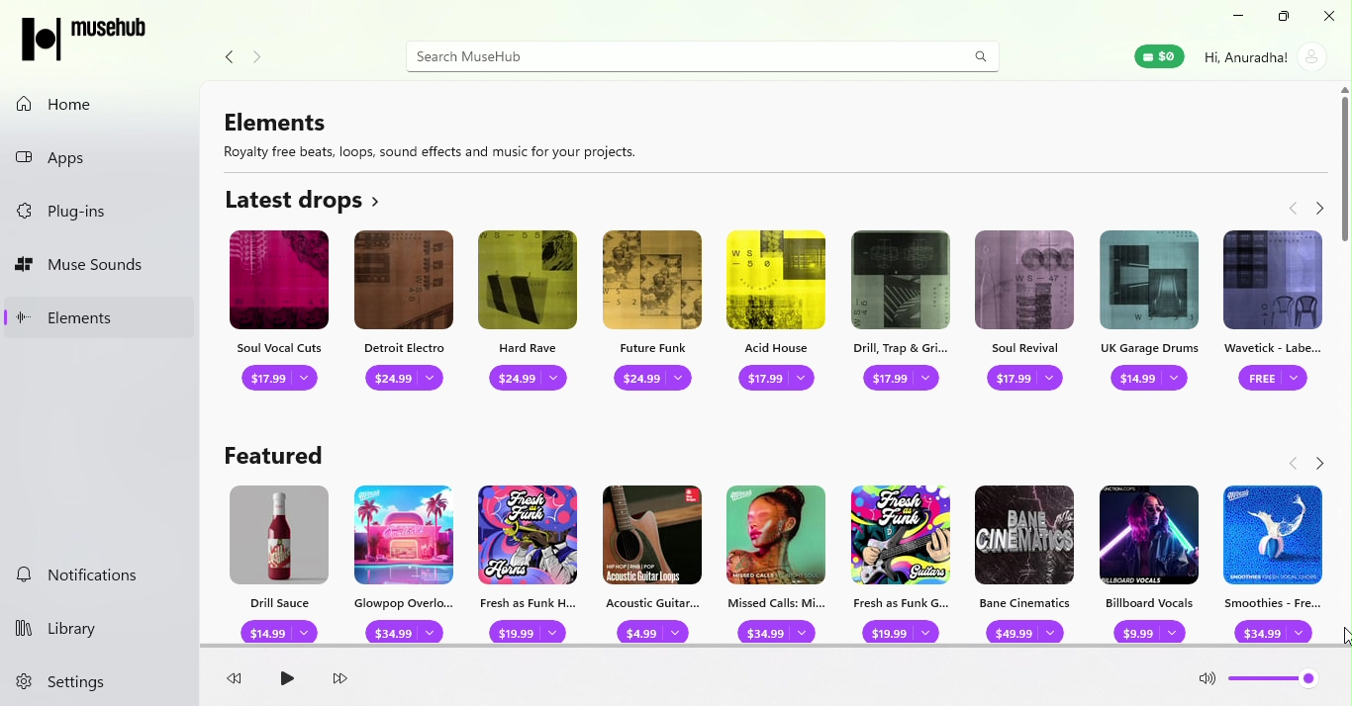 The height and width of the screenshot is (706, 1352). Describe the element at coordinates (778, 562) in the screenshot. I see `Missed calls: Midnight soul` at that location.